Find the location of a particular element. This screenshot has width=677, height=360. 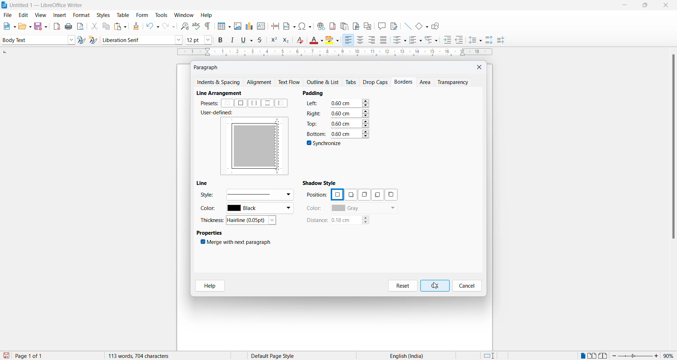

spellings is located at coordinates (196, 25).